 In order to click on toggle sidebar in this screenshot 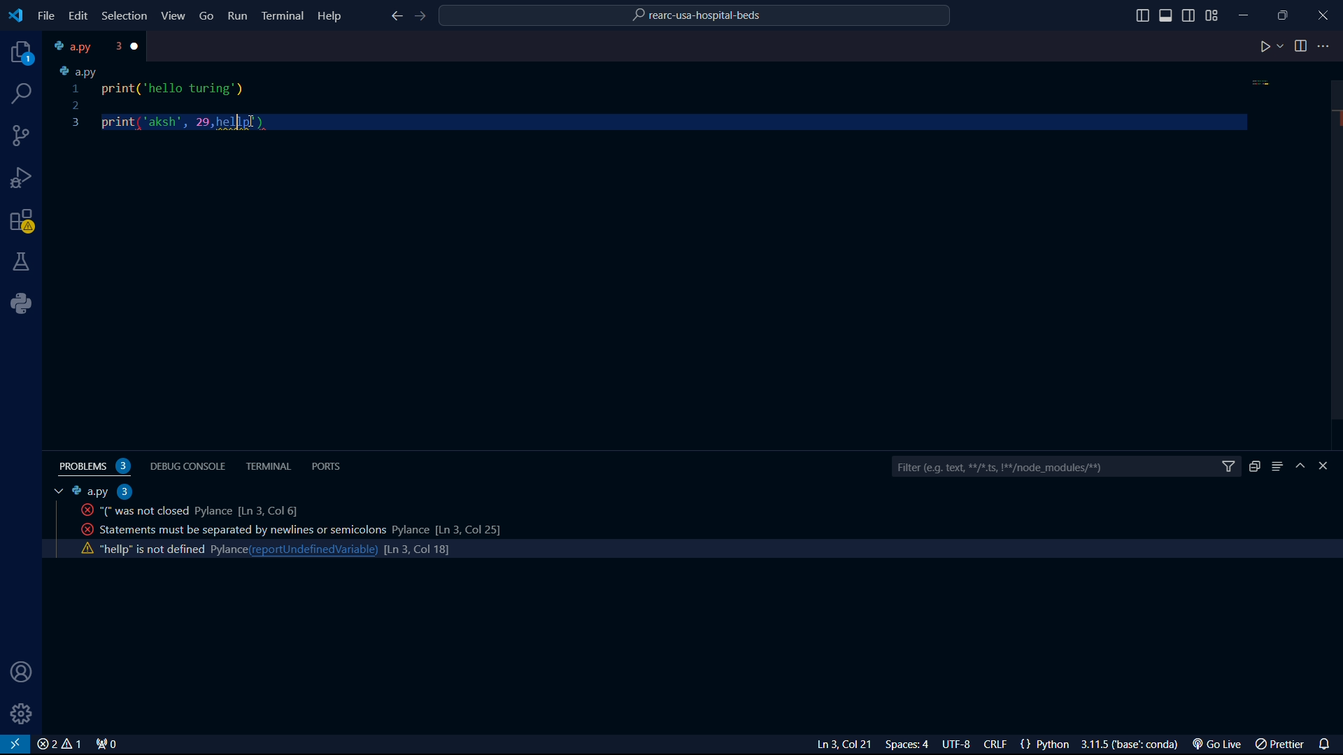, I will do `click(1167, 15)`.